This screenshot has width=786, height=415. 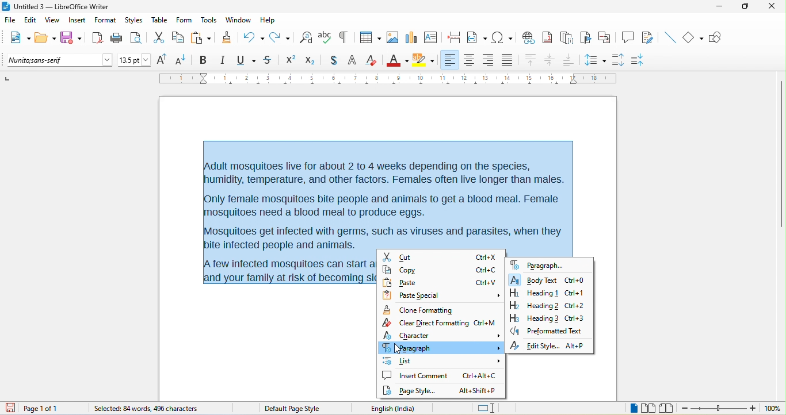 What do you see at coordinates (178, 39) in the screenshot?
I see `copy` at bounding box center [178, 39].